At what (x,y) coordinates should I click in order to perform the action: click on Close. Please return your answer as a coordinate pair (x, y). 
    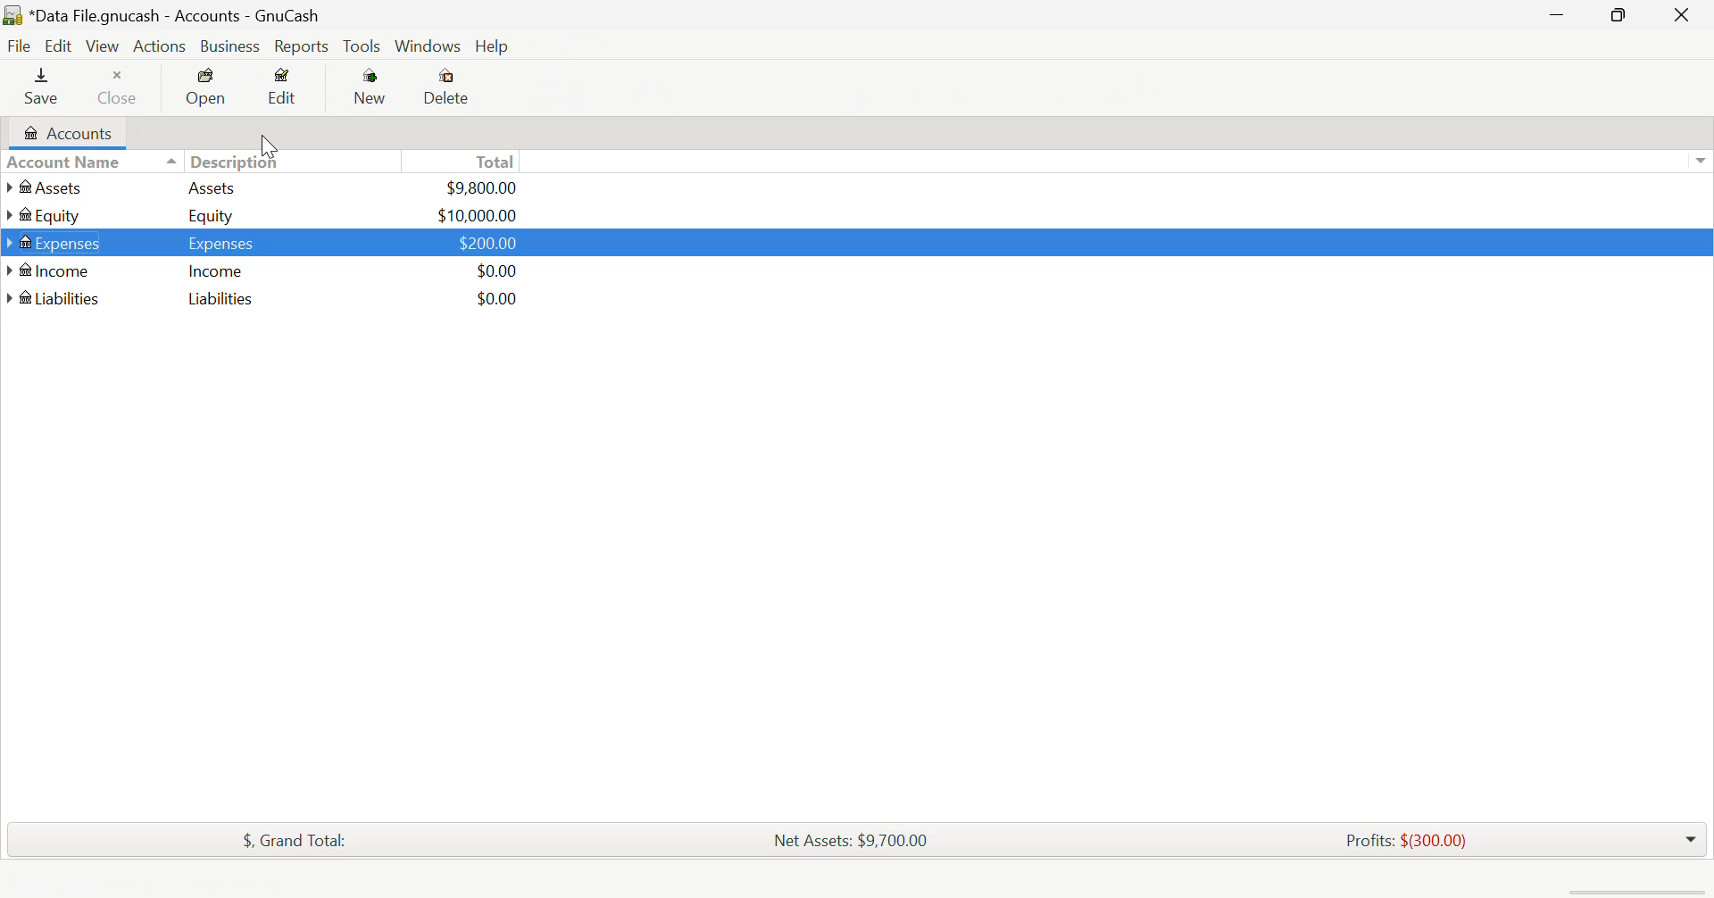
    Looking at the image, I should click on (119, 87).